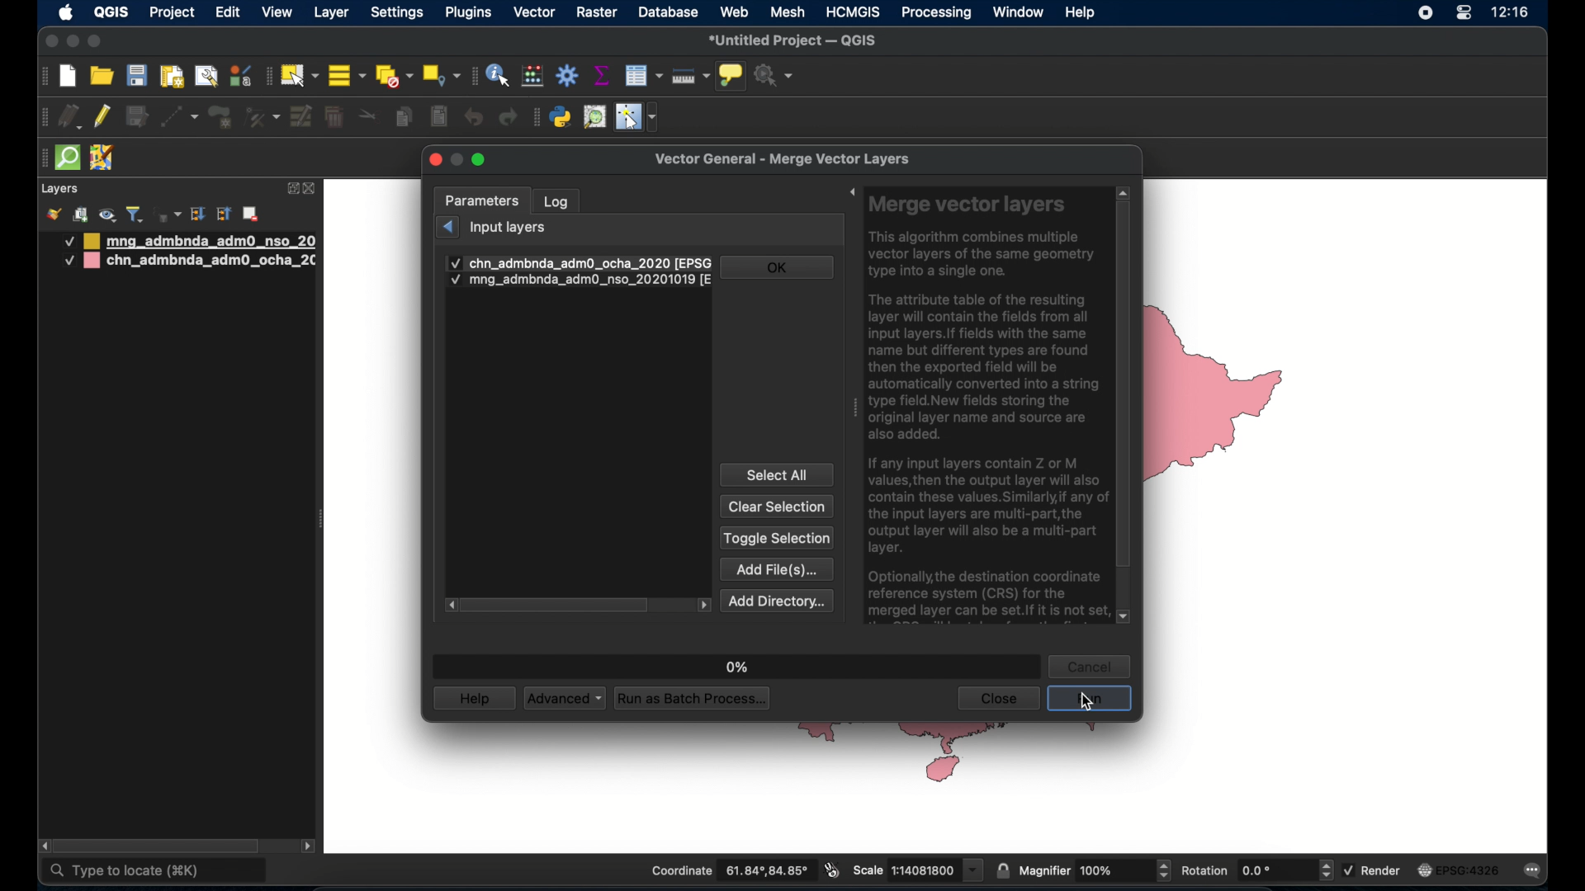  I want to click on mesh, so click(788, 12).